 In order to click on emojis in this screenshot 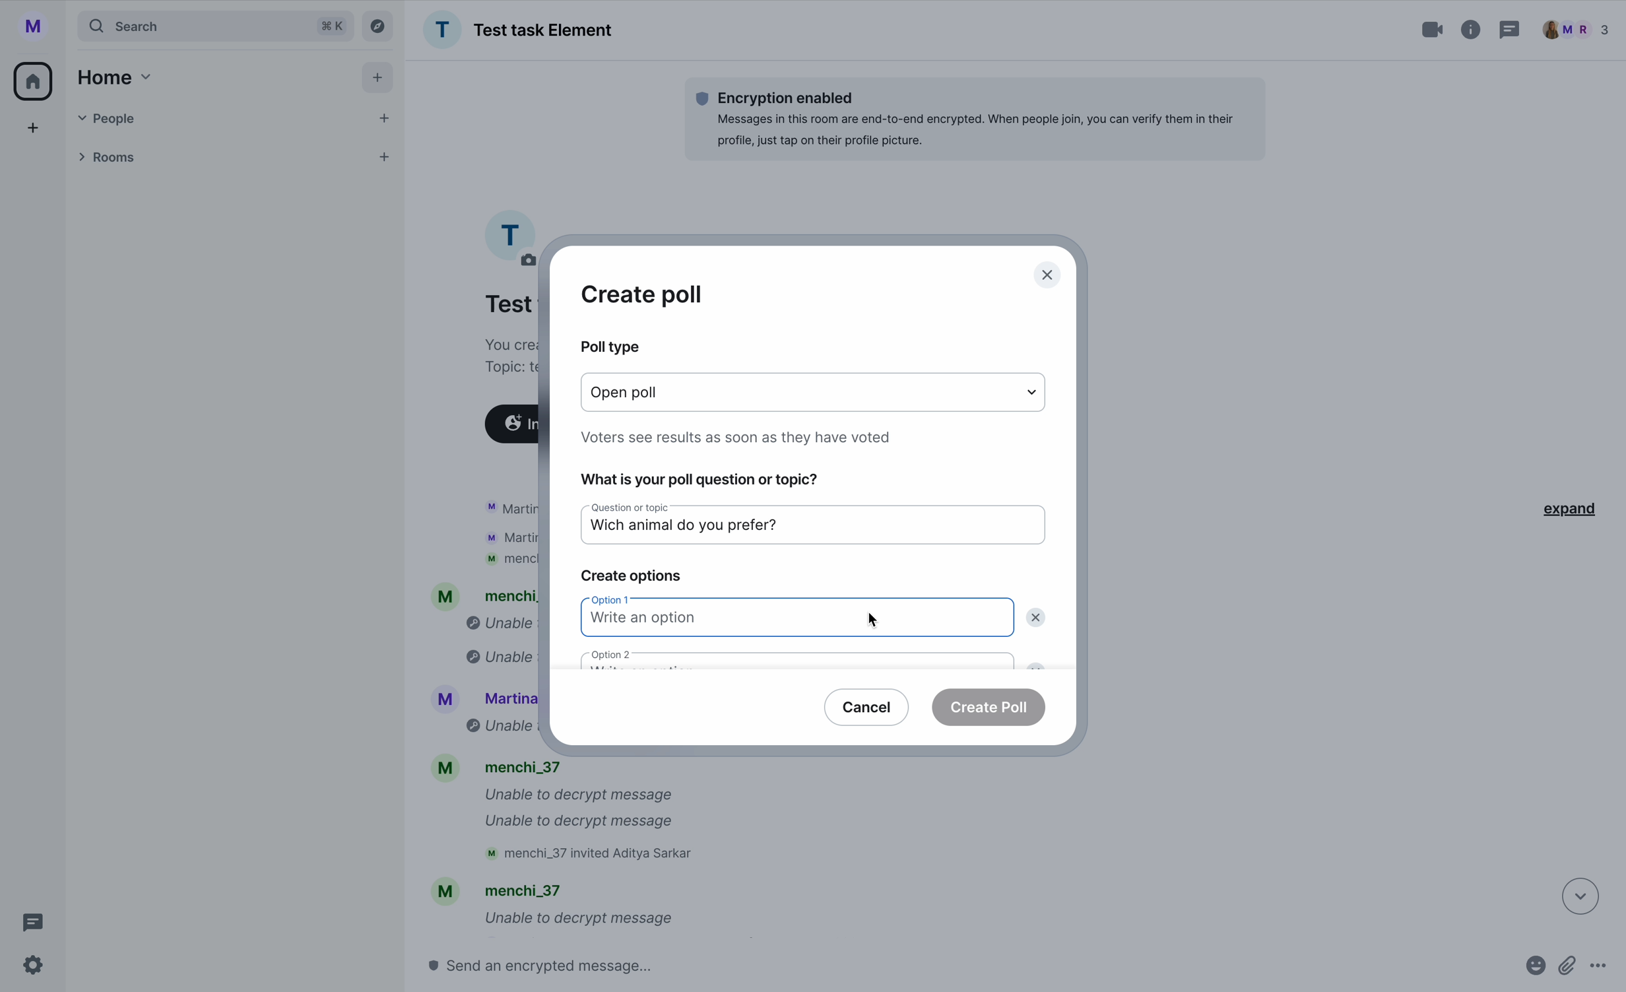, I will do `click(1532, 971)`.